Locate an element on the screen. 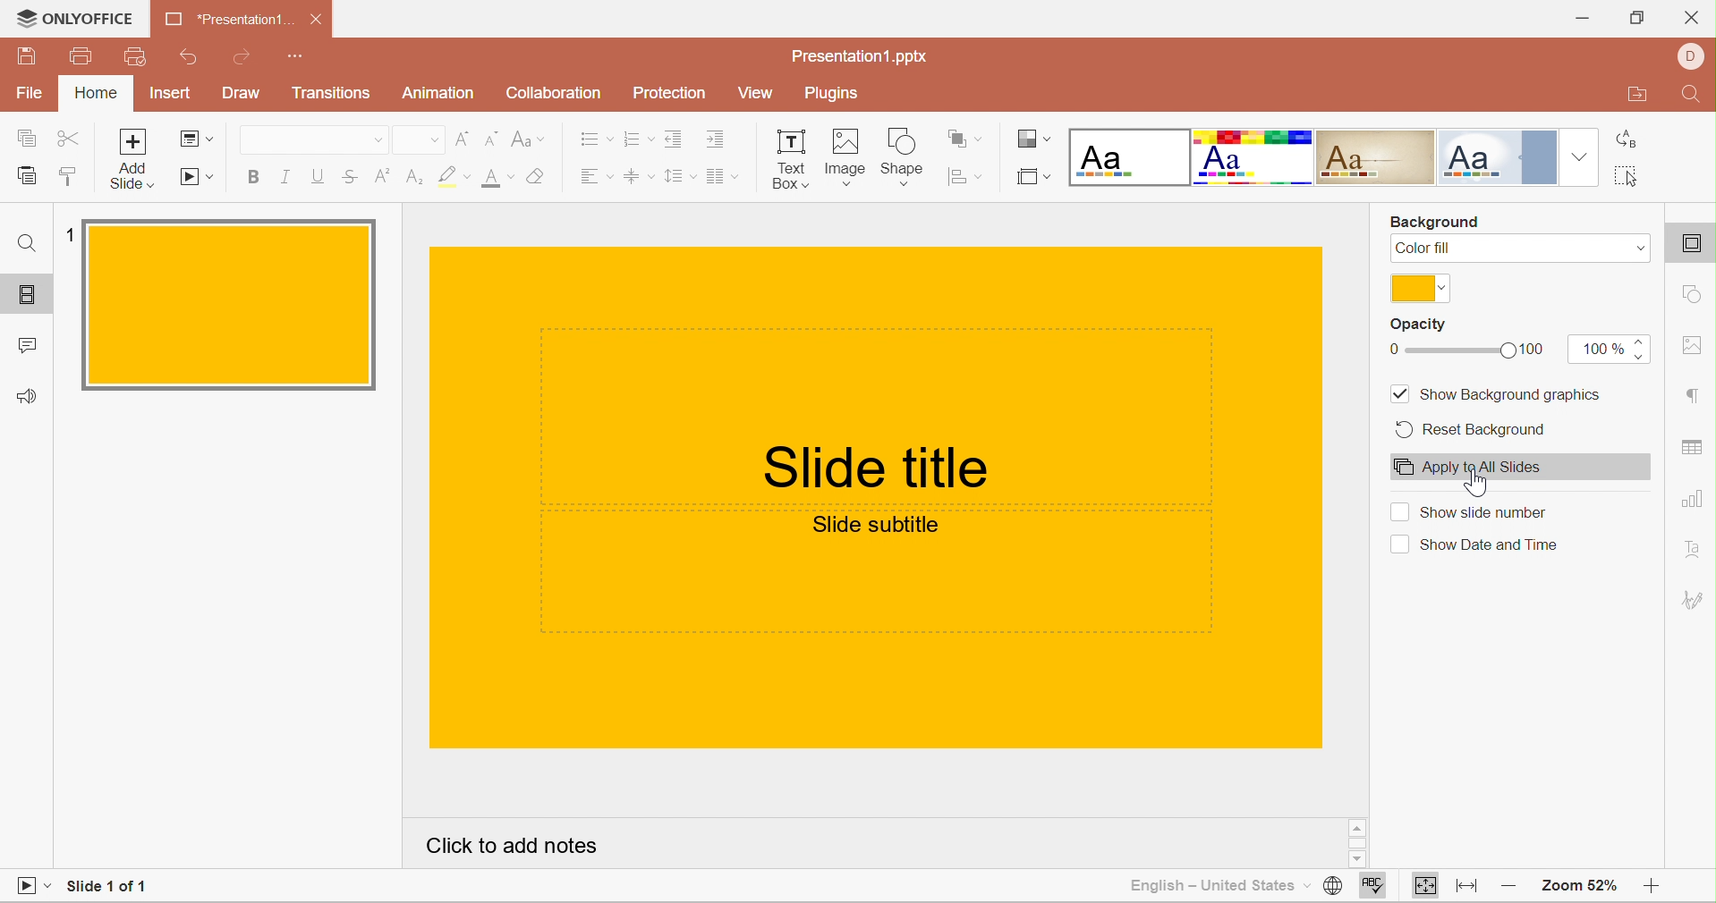 The width and height of the screenshot is (1716, 903). Official is located at coordinates (1498, 157).